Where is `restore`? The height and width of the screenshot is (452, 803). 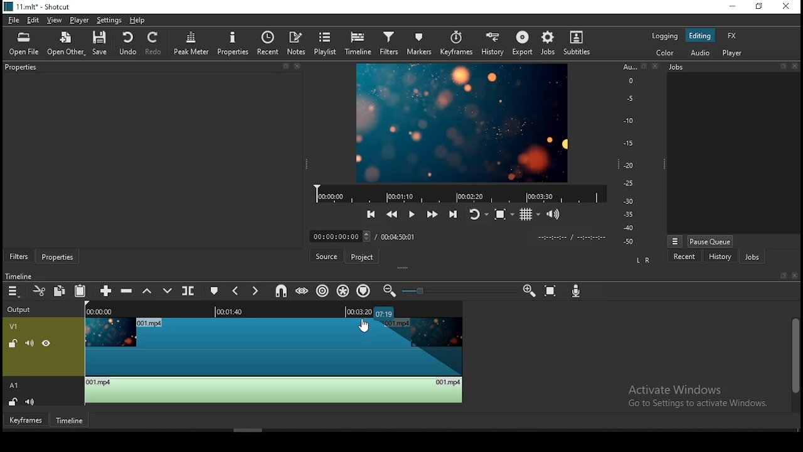
restore is located at coordinates (759, 7).